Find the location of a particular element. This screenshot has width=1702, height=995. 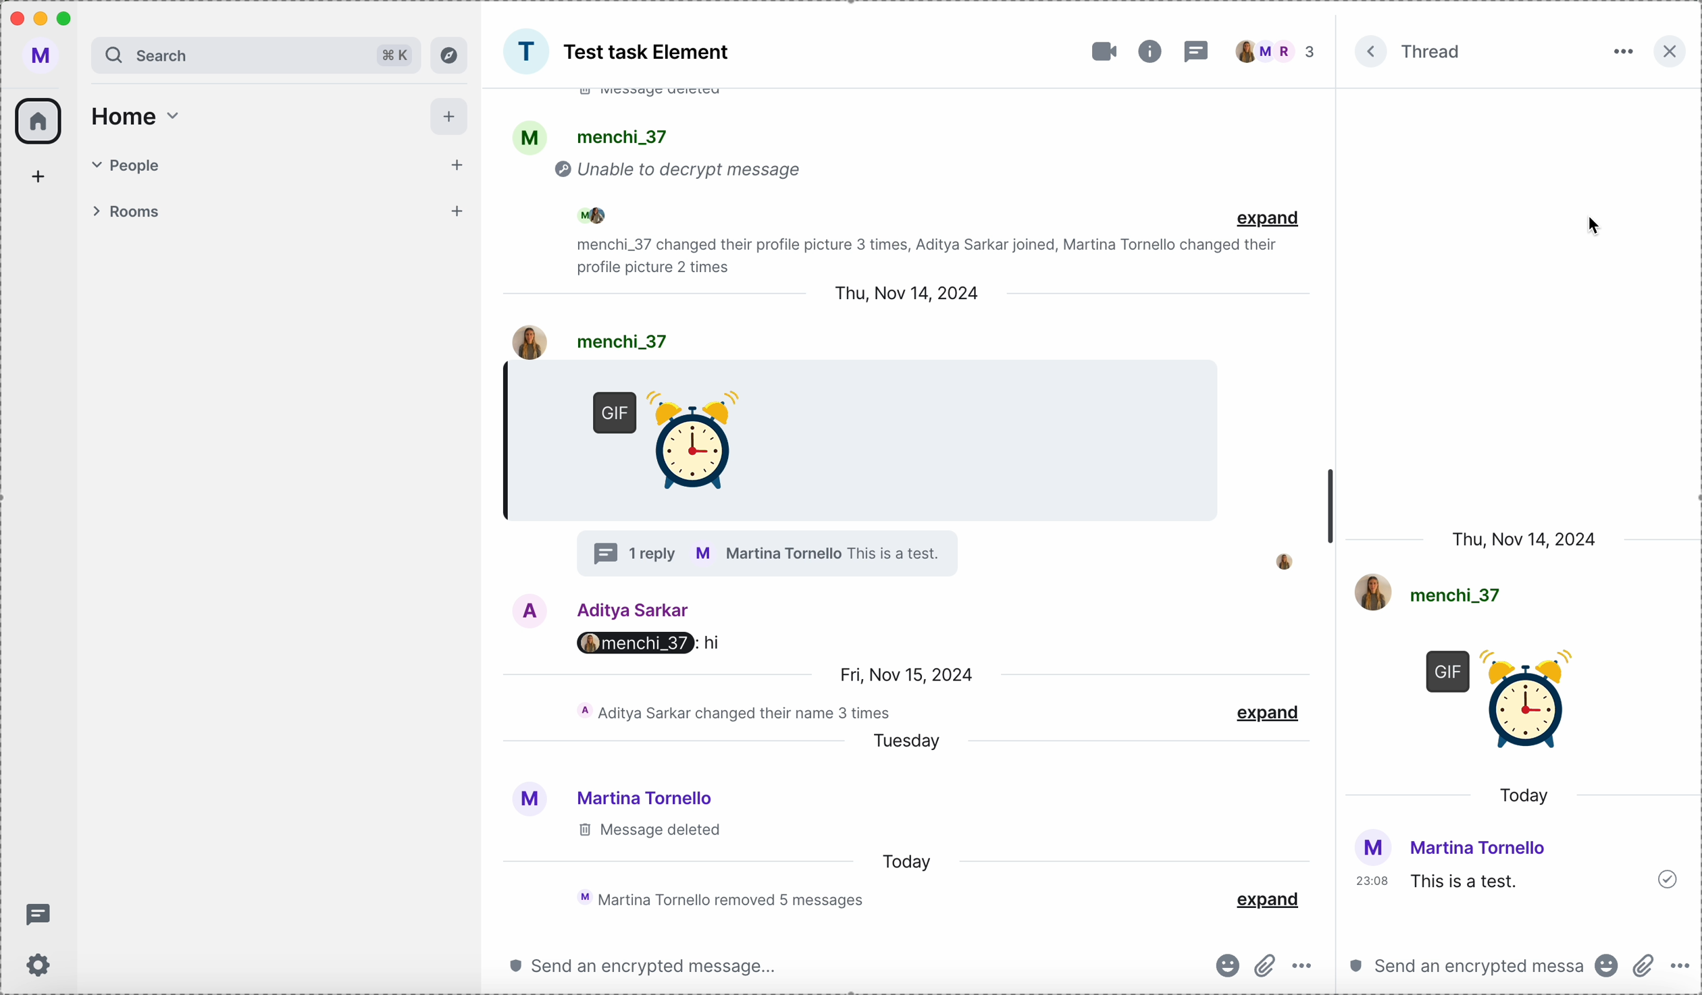

chat activity of the day is located at coordinates (716, 898).